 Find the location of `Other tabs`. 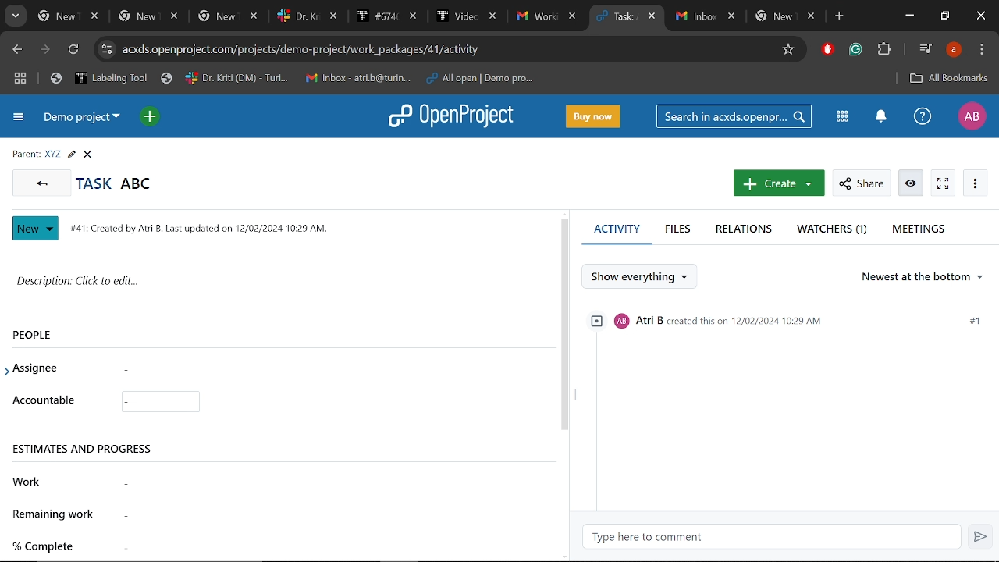

Other tabs is located at coordinates (748, 16).